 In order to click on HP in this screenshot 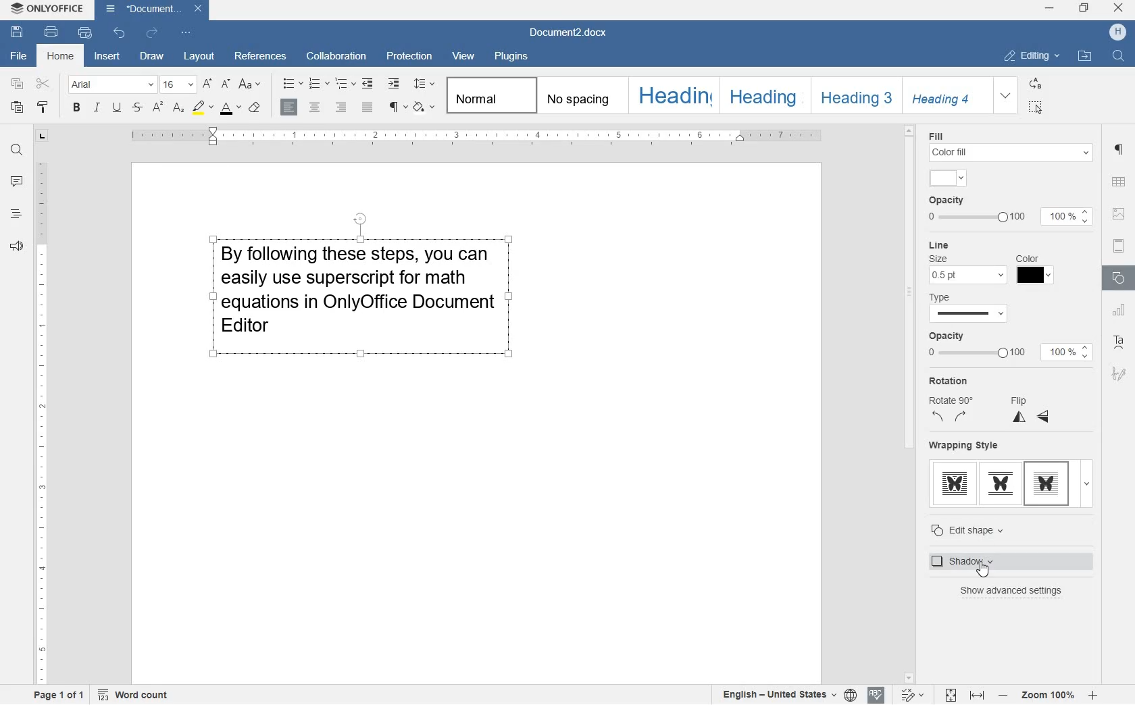, I will do `click(1117, 31)`.